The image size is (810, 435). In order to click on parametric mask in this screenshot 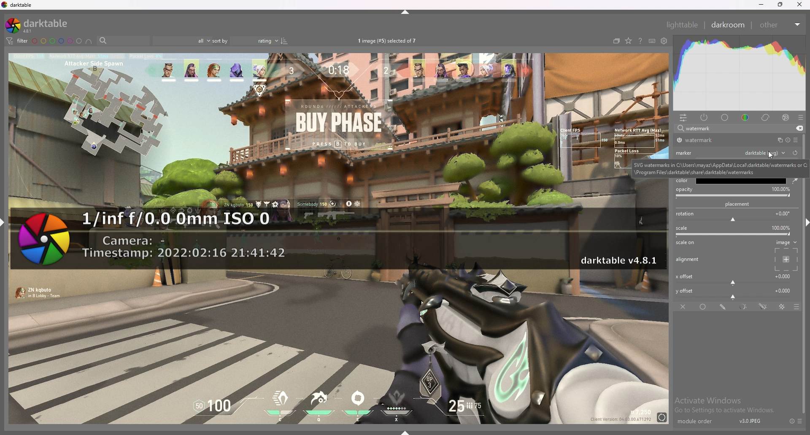, I will do `click(744, 307)`.